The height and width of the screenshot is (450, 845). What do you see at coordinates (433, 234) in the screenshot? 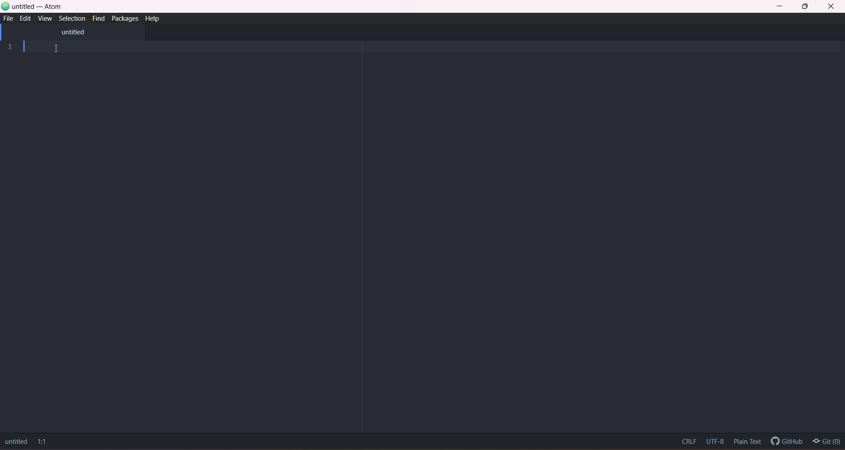
I see `Typing/Coding Space` at bounding box center [433, 234].